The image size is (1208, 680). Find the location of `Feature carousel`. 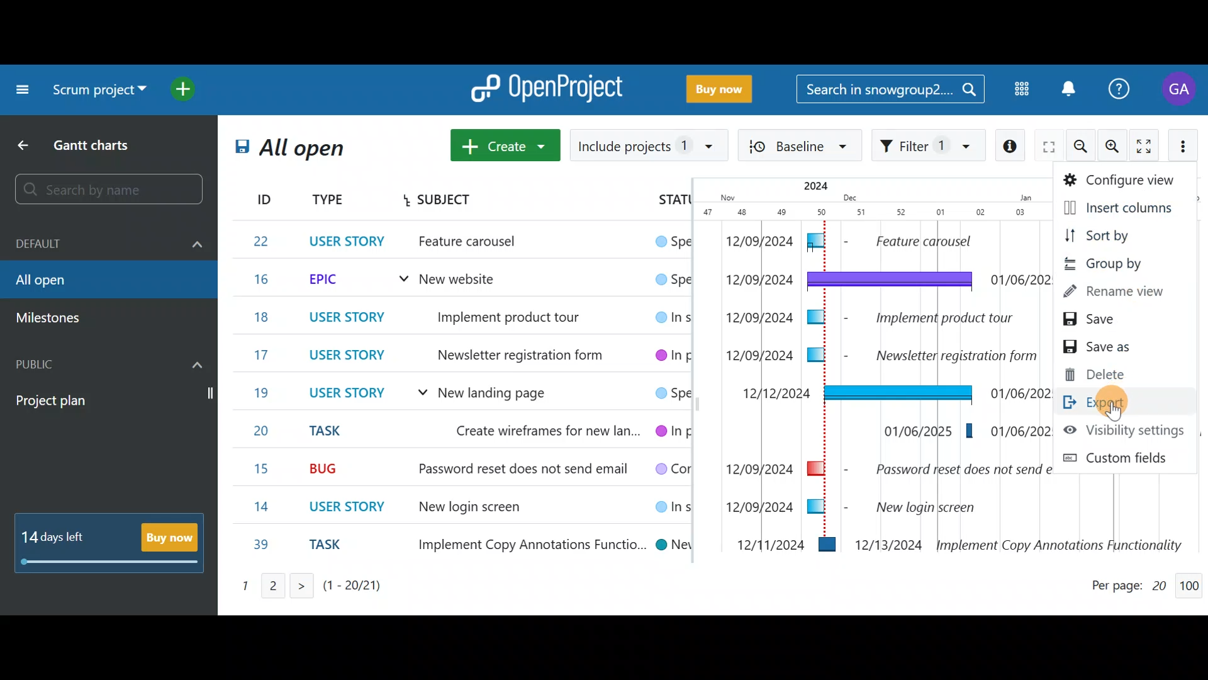

Feature carousel is located at coordinates (488, 243).